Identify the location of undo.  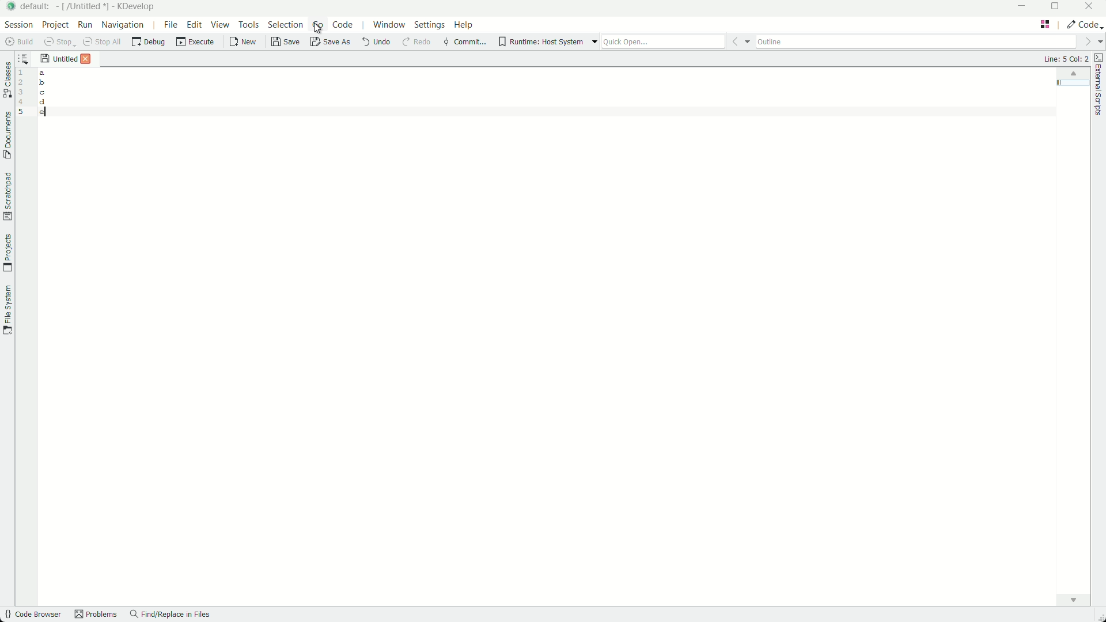
(375, 44).